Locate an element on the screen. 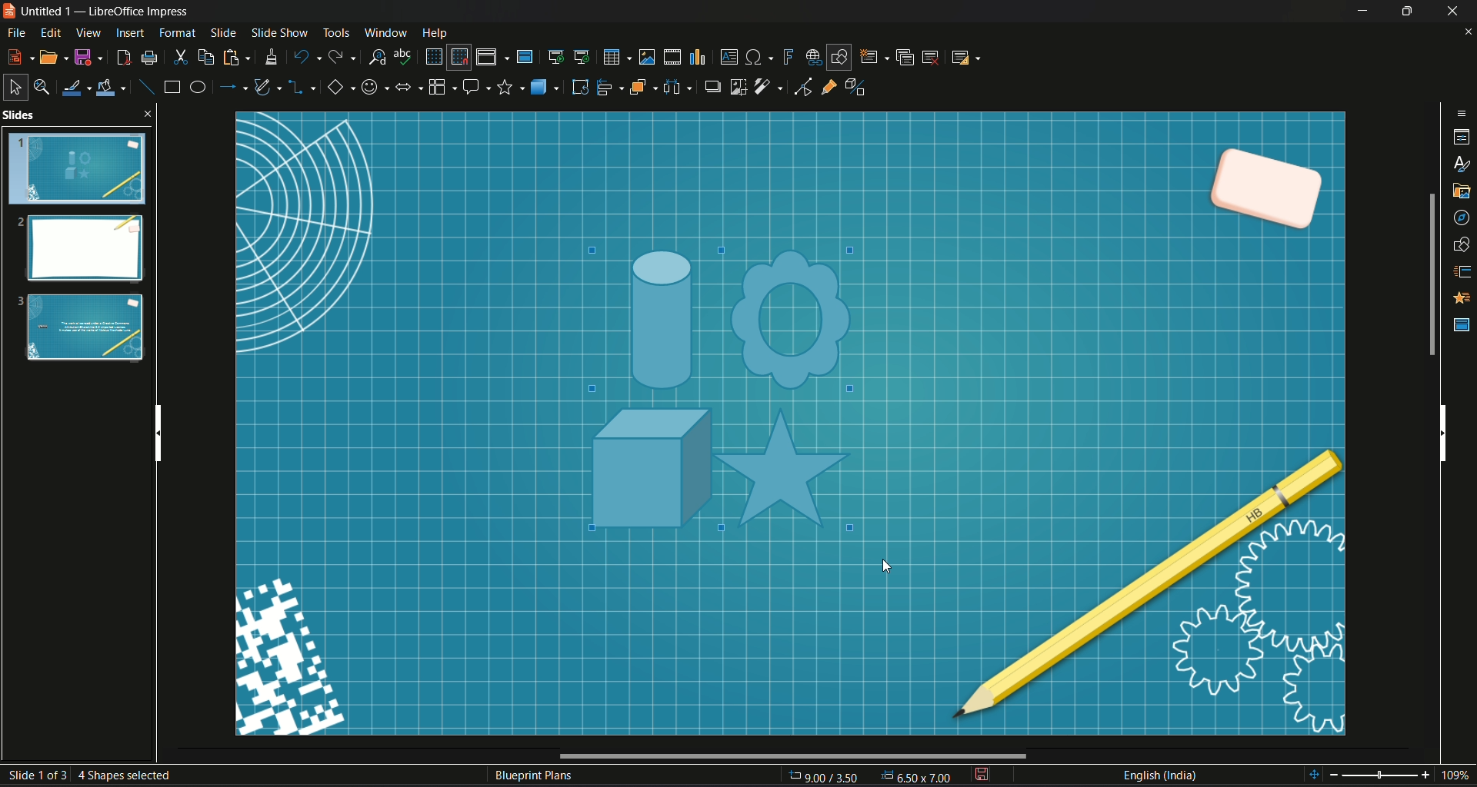 The width and height of the screenshot is (1477, 787). Slide number is located at coordinates (96, 774).